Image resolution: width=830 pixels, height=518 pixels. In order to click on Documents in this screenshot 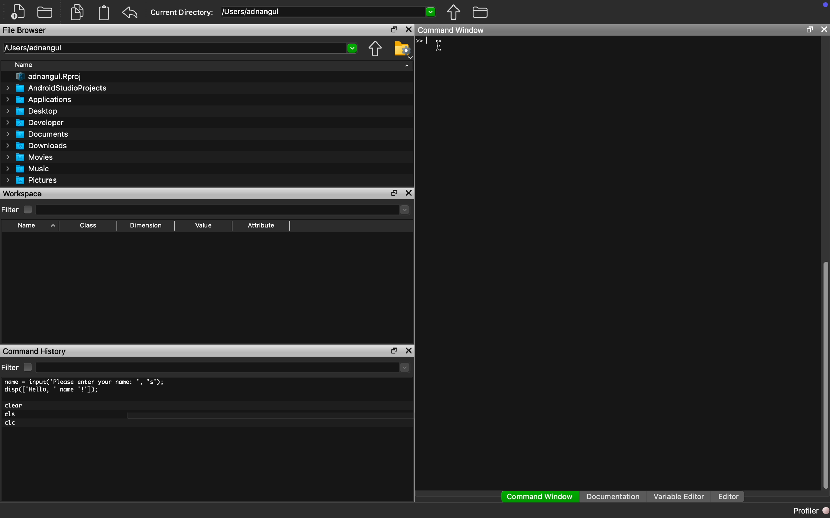, I will do `click(39, 134)`.